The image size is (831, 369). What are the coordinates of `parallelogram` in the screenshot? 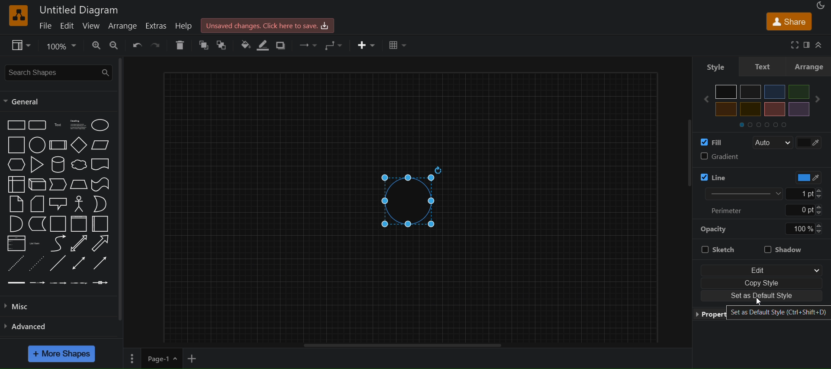 It's located at (102, 145).